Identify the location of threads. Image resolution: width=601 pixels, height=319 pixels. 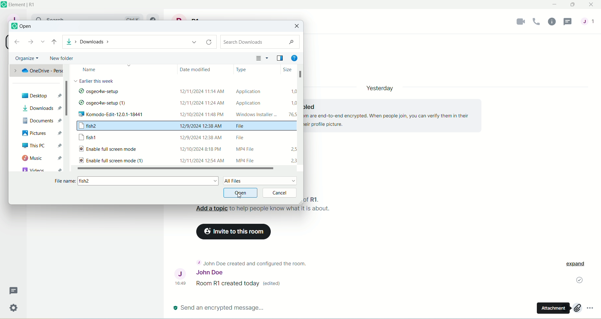
(569, 22).